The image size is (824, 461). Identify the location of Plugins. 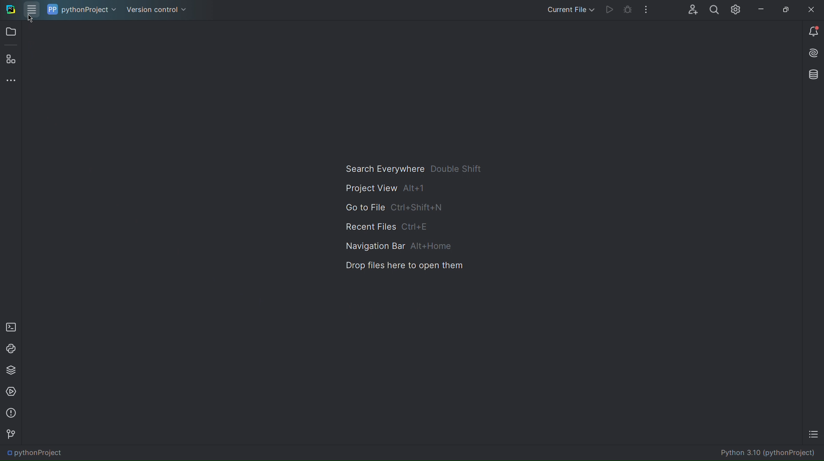
(11, 60).